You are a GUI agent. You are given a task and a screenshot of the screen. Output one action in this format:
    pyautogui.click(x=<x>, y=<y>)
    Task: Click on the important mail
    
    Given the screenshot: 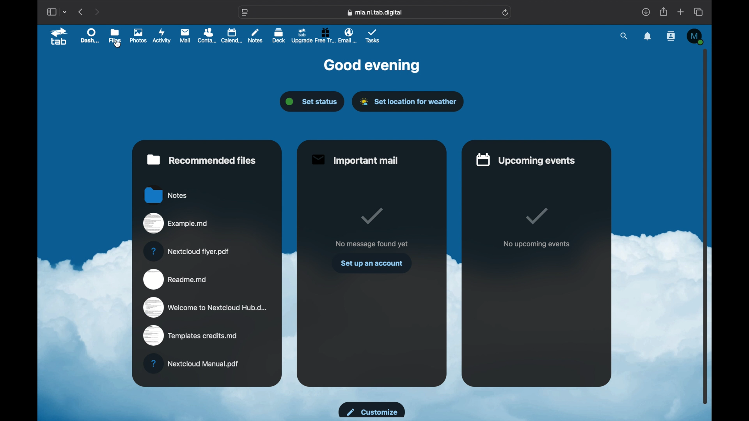 What is the action you would take?
    pyautogui.click(x=354, y=160)
    